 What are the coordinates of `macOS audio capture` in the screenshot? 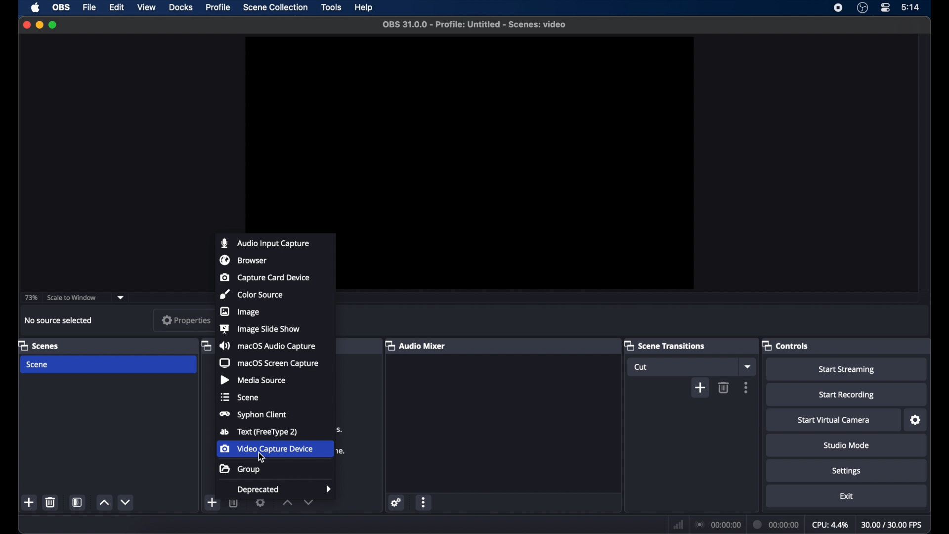 It's located at (267, 346).